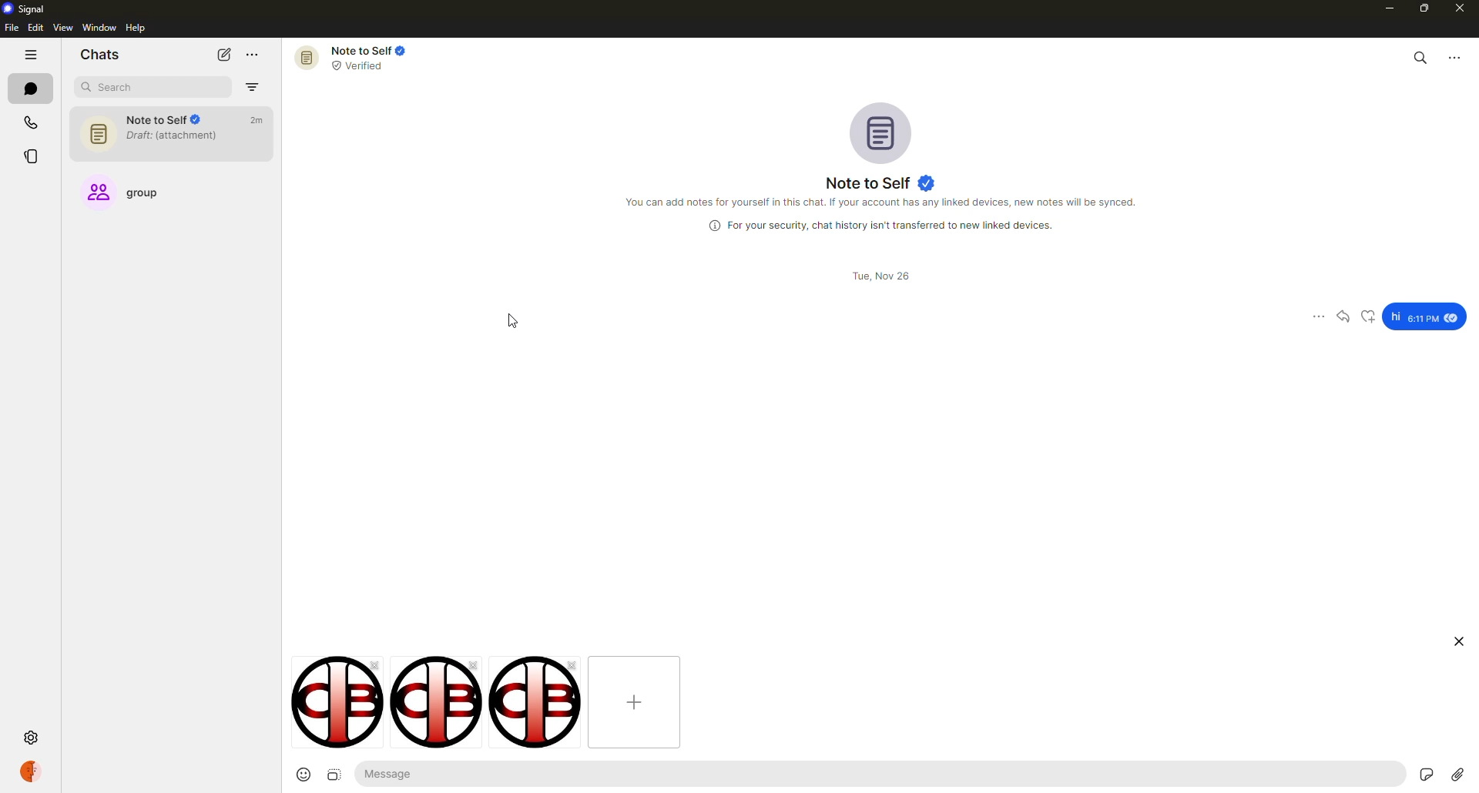 The height and width of the screenshot is (793, 1479). I want to click on settings, so click(32, 738).